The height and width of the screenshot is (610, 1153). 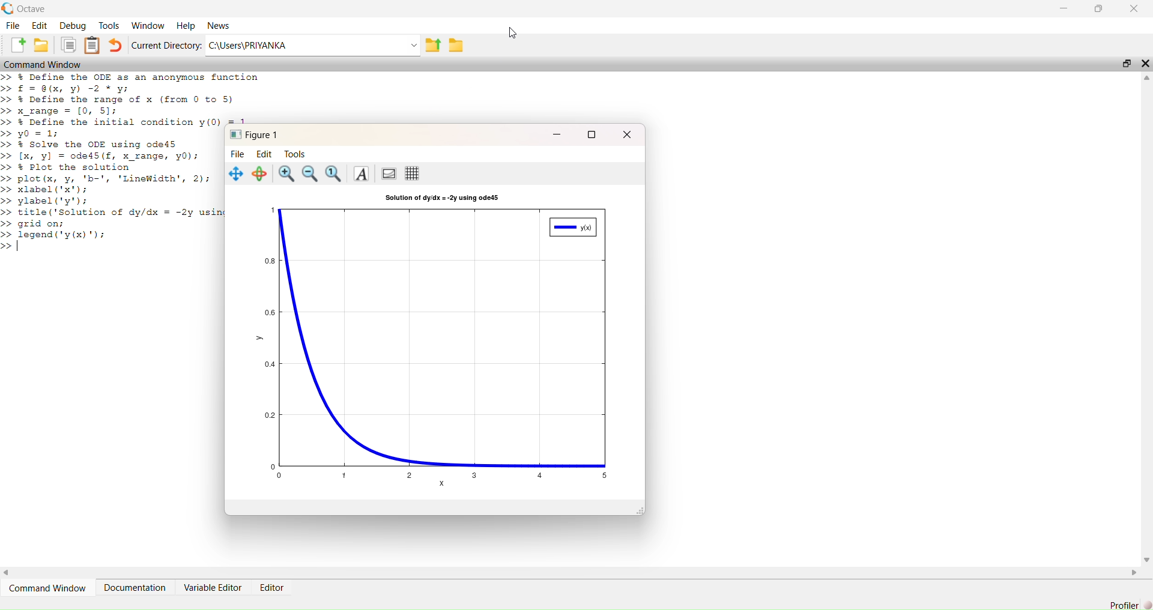 What do you see at coordinates (1099, 9) in the screenshot?
I see `restore` at bounding box center [1099, 9].